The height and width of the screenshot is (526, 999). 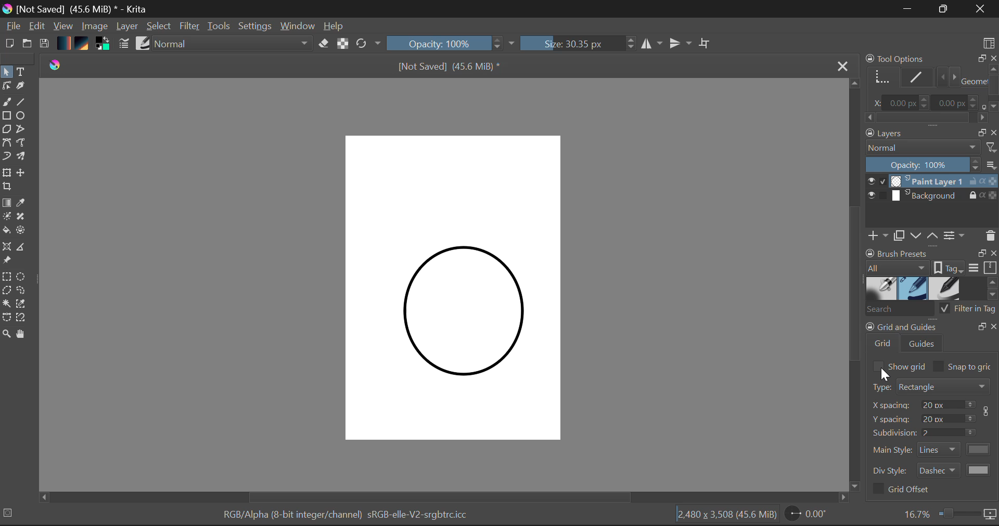 What do you see at coordinates (944, 9) in the screenshot?
I see `Minimize` at bounding box center [944, 9].